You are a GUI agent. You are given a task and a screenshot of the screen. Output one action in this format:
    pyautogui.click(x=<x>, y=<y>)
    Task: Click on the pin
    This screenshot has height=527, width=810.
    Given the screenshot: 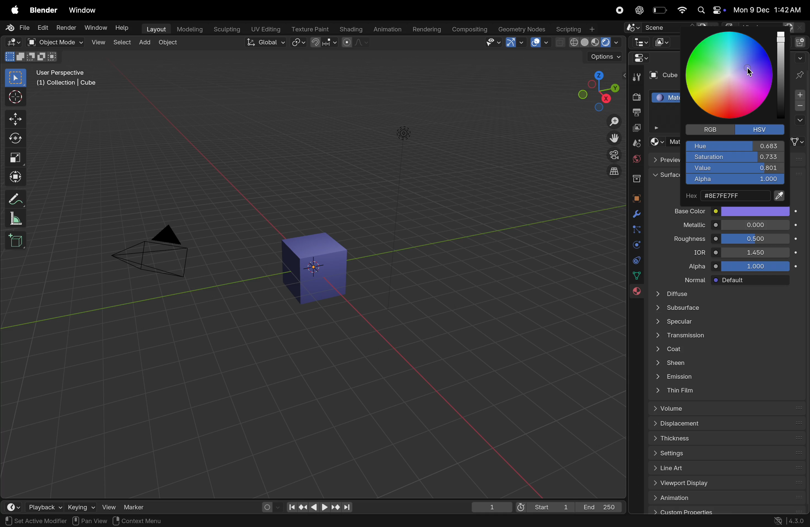 What is the action you would take?
    pyautogui.click(x=801, y=75)
    